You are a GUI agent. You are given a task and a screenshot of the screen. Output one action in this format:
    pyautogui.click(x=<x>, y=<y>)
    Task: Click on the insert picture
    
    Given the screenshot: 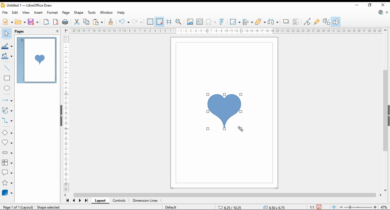 What is the action you would take?
    pyautogui.click(x=190, y=22)
    